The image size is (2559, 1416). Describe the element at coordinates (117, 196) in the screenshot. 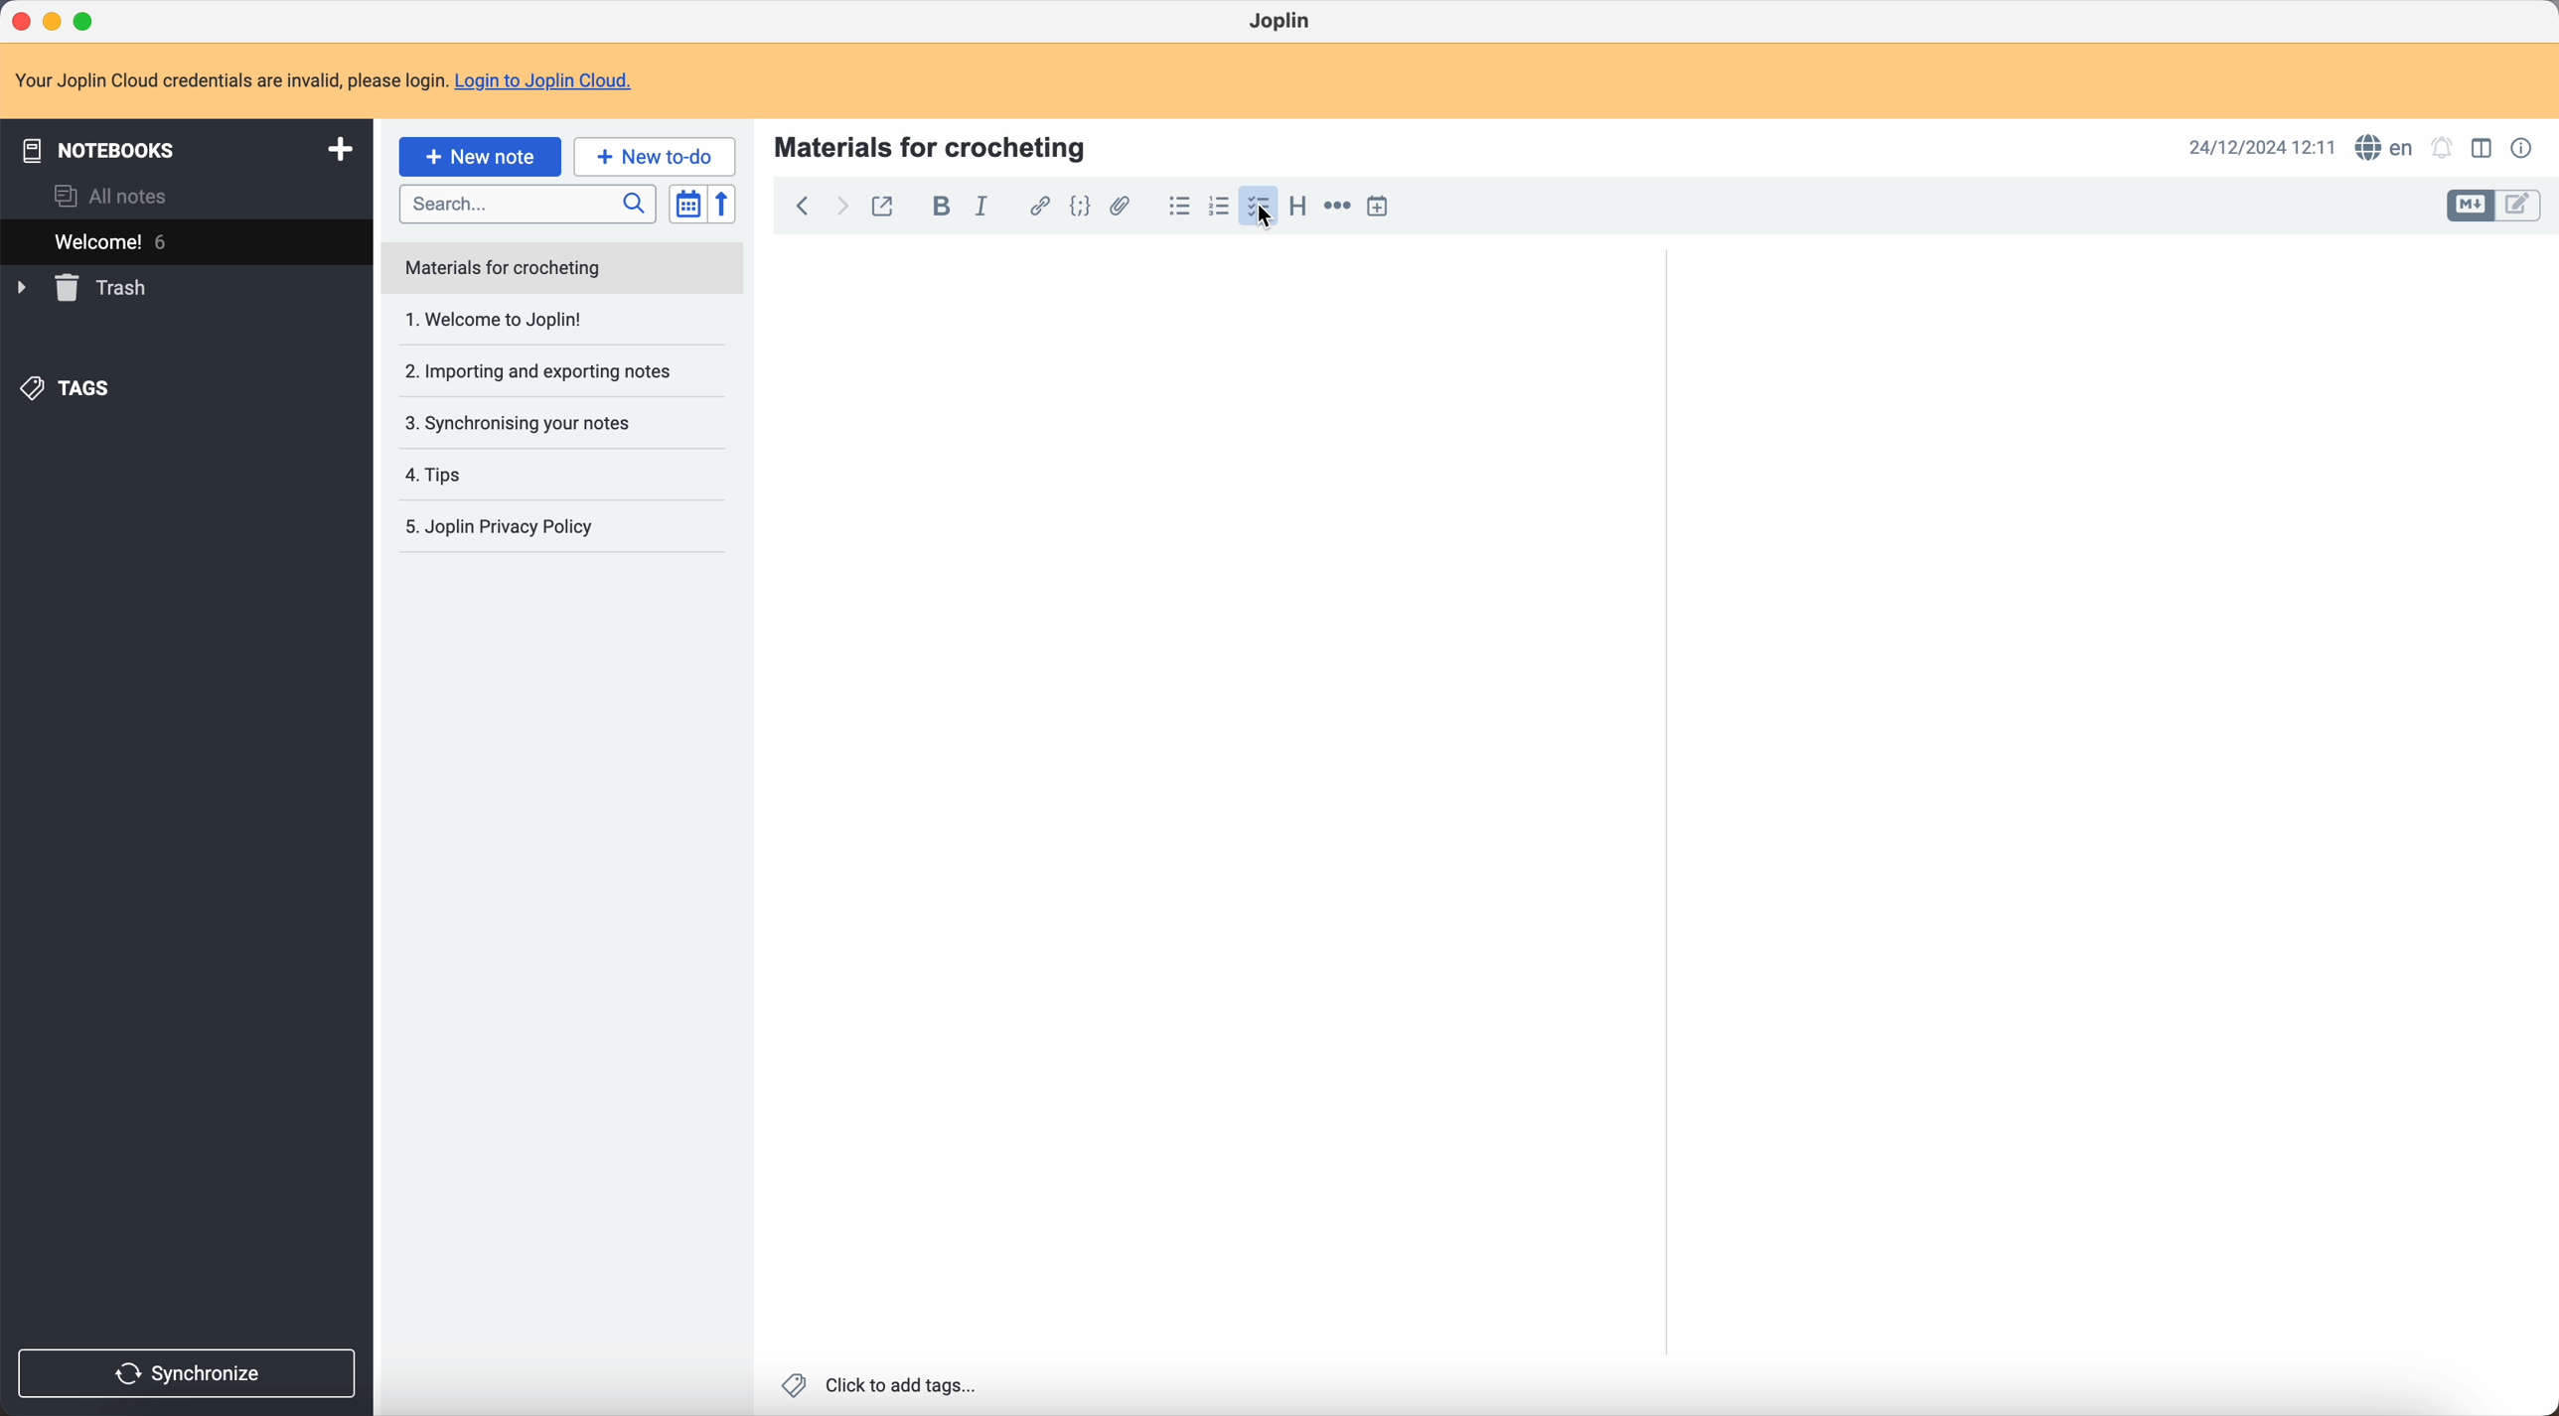

I see `all notes` at that location.